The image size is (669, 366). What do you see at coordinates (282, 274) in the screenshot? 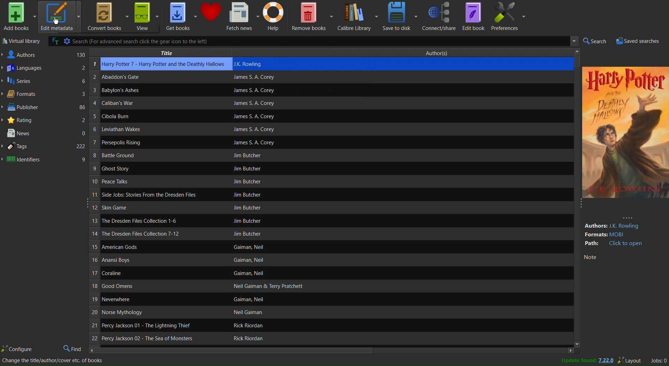
I see `Author’s name` at bounding box center [282, 274].